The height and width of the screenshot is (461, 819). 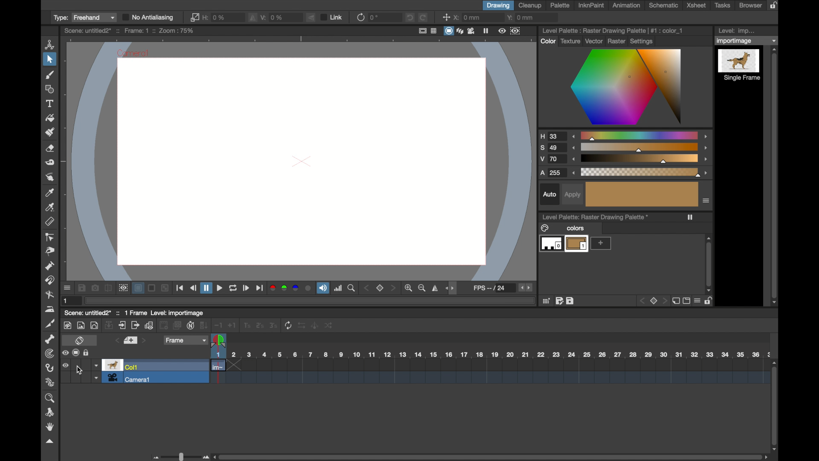 I want to click on level, so click(x=577, y=244).